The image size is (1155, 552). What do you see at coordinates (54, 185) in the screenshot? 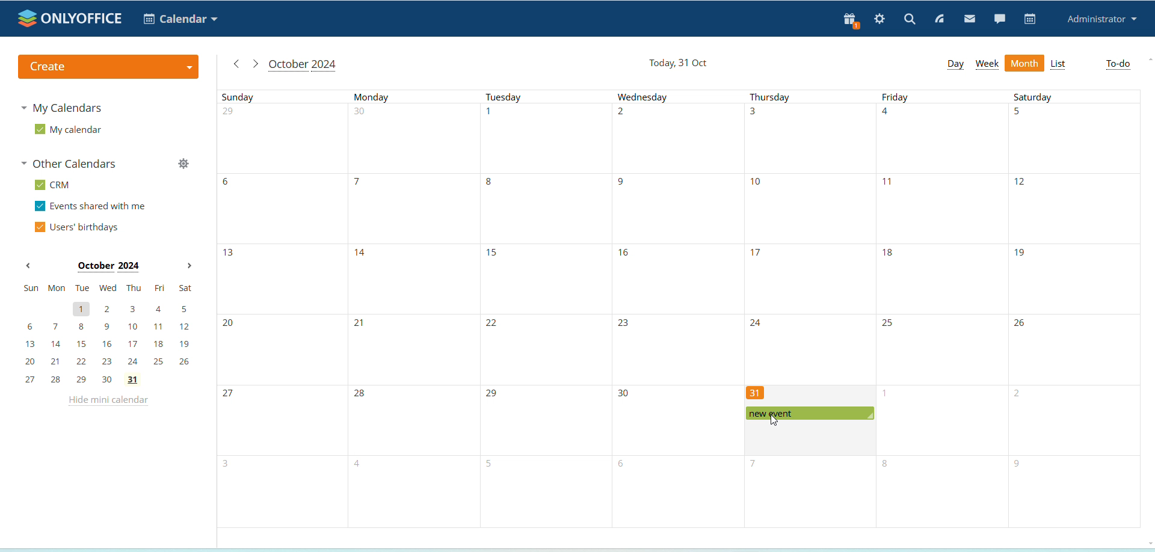
I see `CRM` at bounding box center [54, 185].